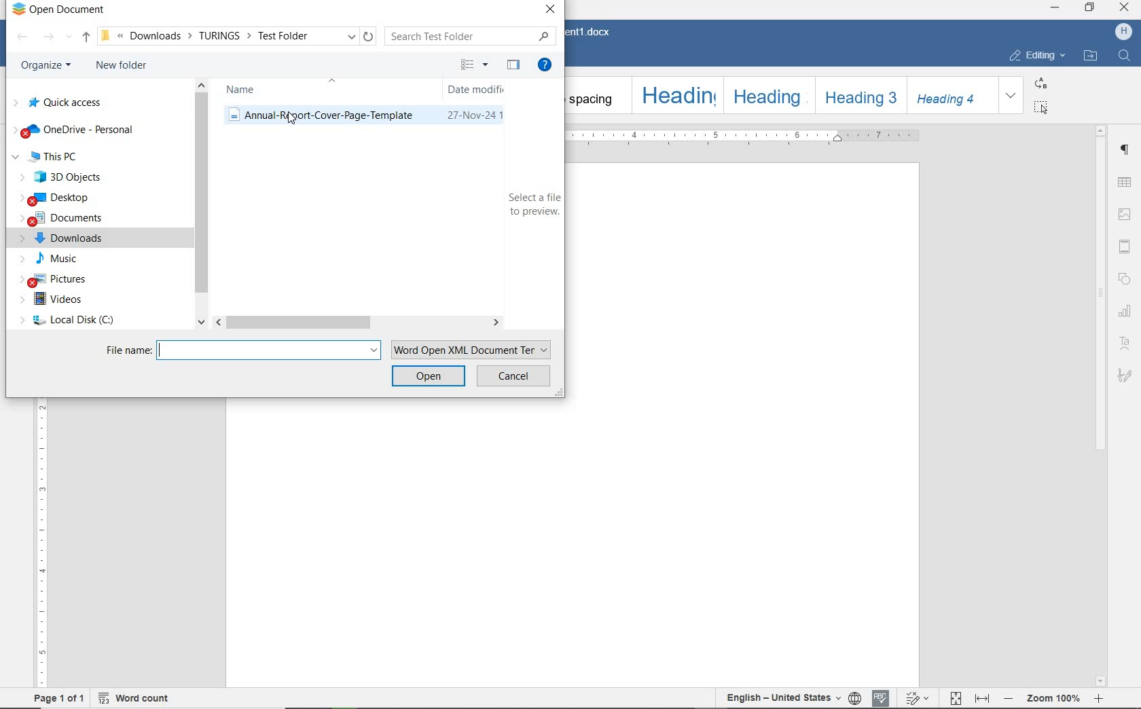  I want to click on heading 1, so click(675, 95).